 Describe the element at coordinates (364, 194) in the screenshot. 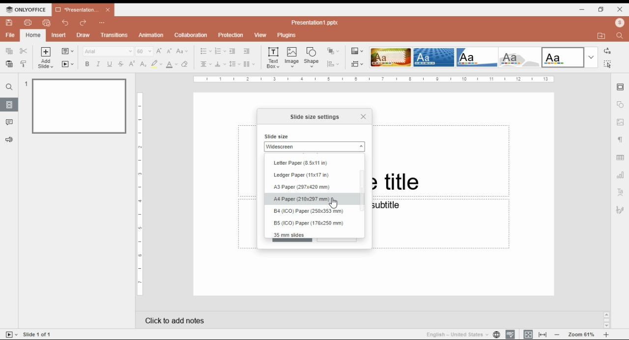

I see `scroll bar` at that location.